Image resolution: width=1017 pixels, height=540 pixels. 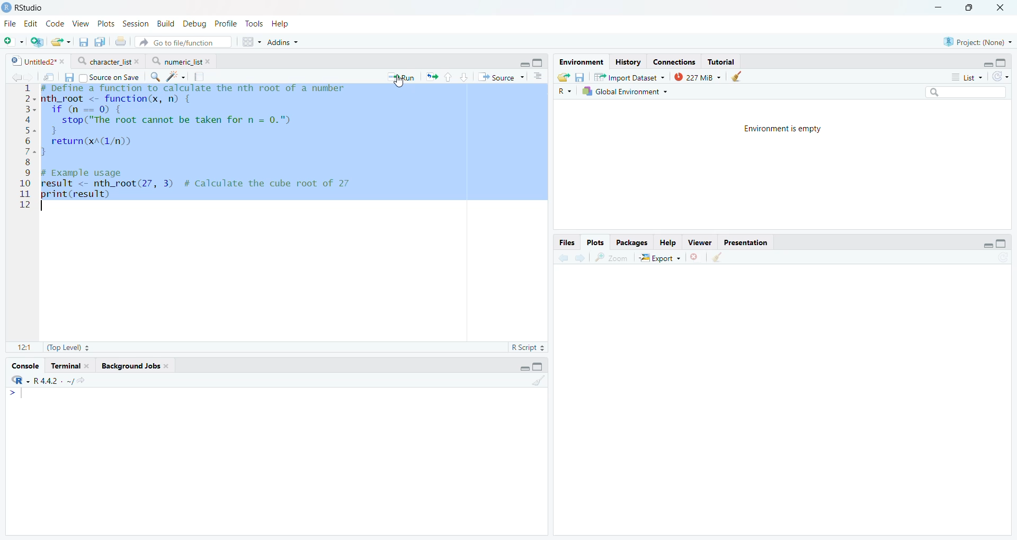 What do you see at coordinates (120, 42) in the screenshot?
I see `Print` at bounding box center [120, 42].